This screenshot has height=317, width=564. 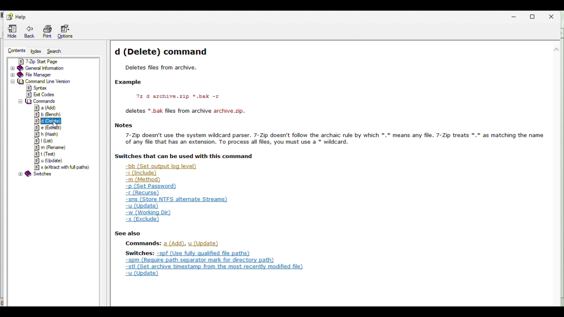 What do you see at coordinates (129, 83) in the screenshot?
I see `Example` at bounding box center [129, 83].